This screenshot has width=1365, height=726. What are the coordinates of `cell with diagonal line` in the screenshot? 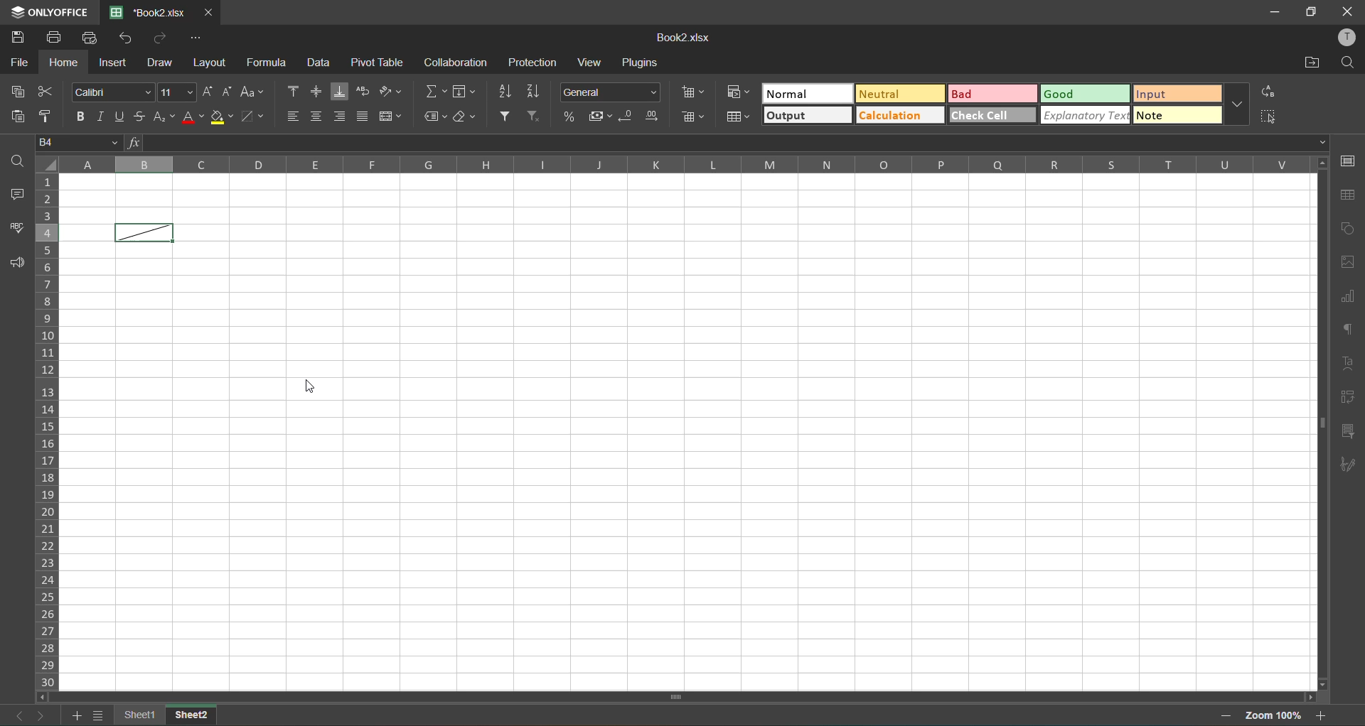 It's located at (144, 233).